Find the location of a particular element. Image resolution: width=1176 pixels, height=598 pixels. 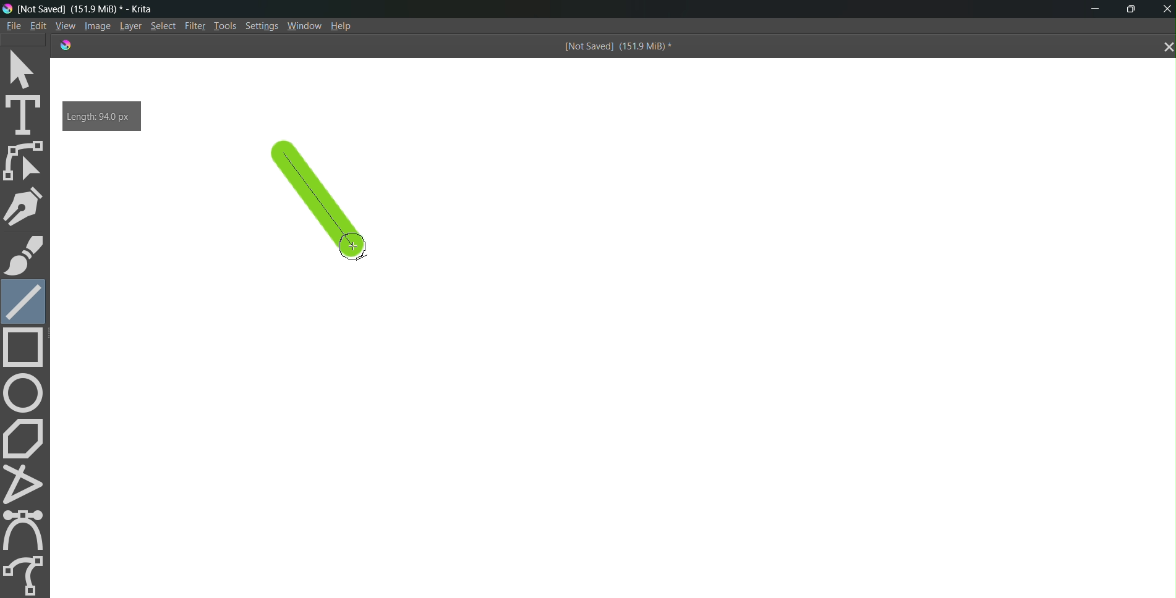

Settings is located at coordinates (263, 27).